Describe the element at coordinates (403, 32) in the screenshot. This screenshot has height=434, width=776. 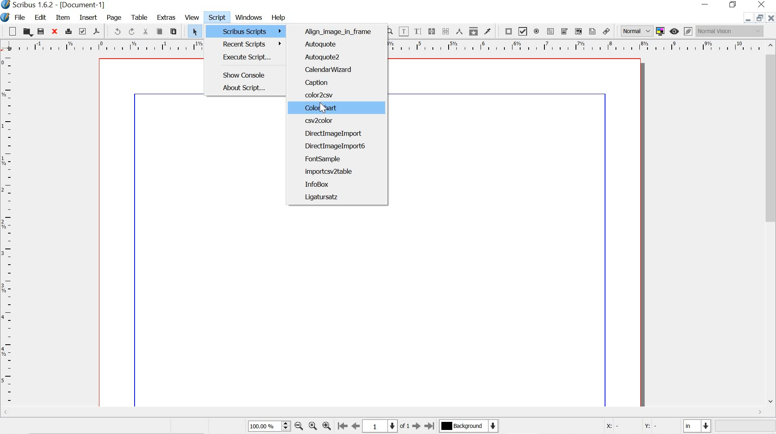
I see `edit contents of frame` at that location.